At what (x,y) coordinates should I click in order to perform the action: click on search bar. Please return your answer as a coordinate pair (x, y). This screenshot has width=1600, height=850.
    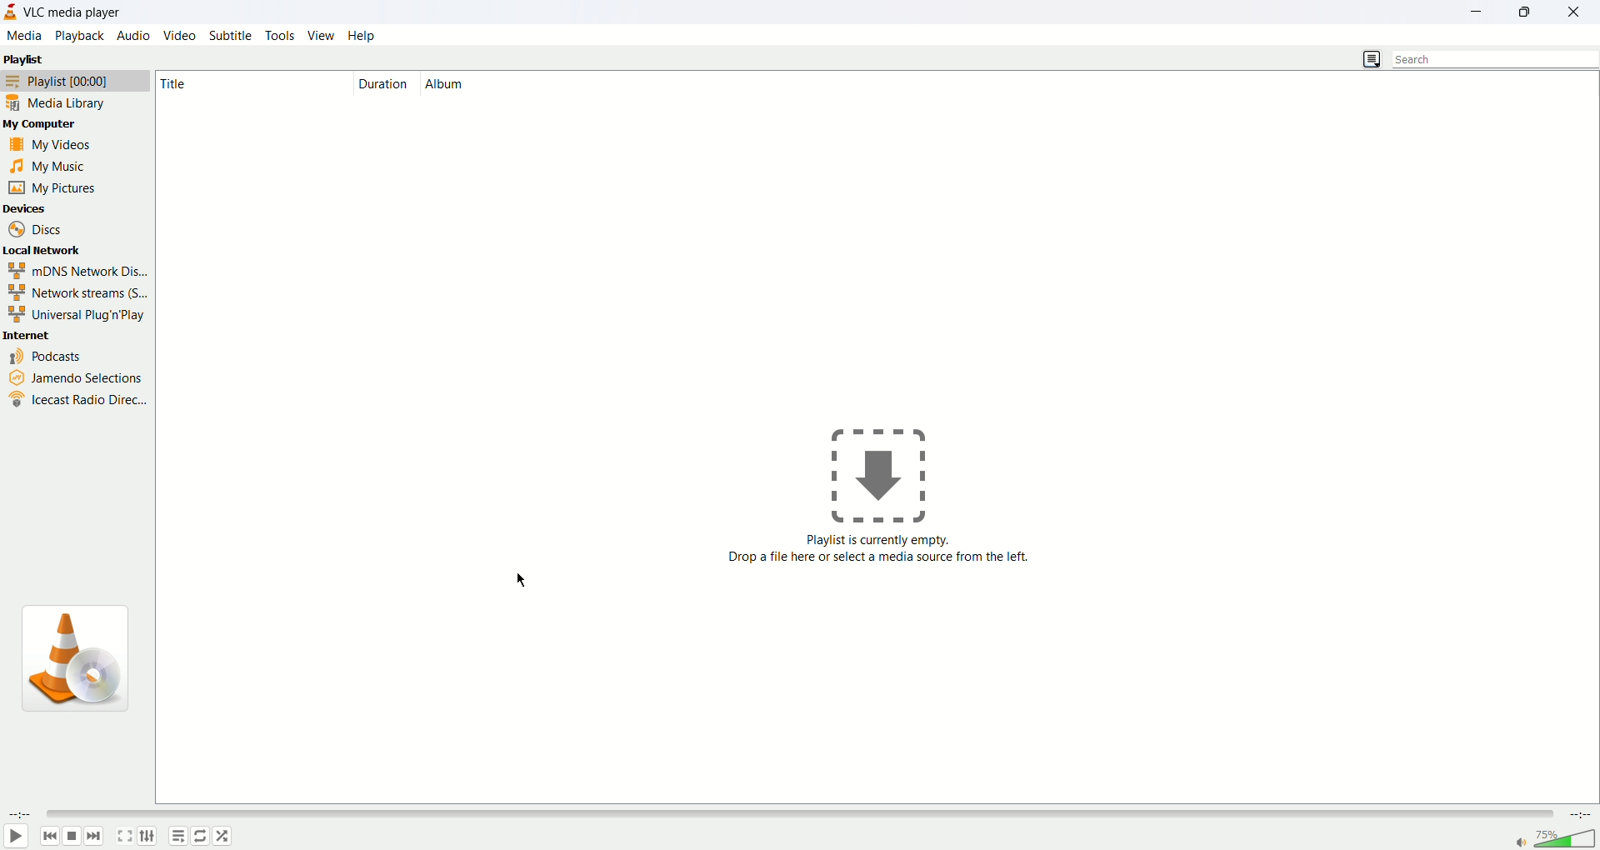
    Looking at the image, I should click on (1494, 57).